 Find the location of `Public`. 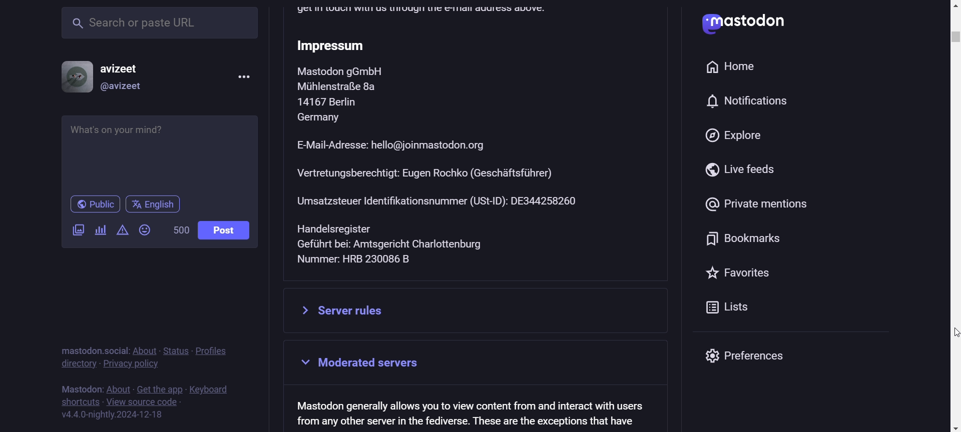

Public is located at coordinates (95, 204).